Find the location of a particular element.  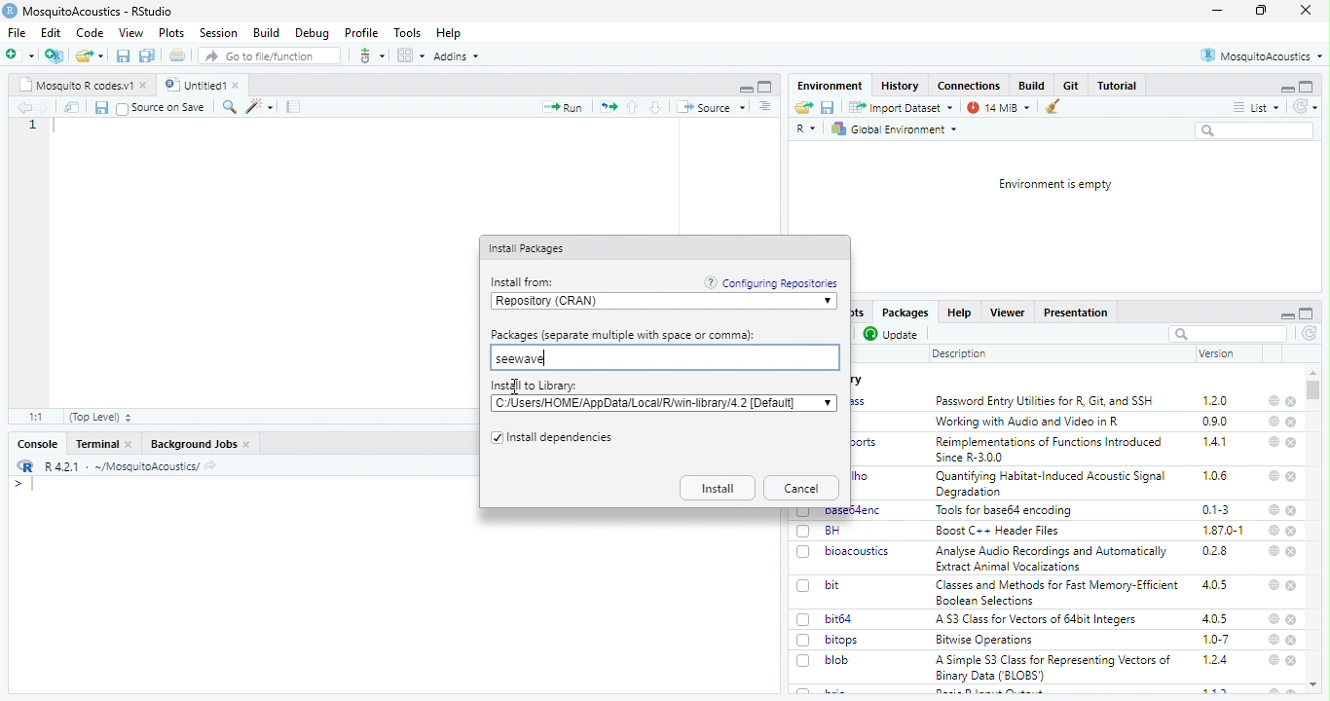

Edit is located at coordinates (53, 32).